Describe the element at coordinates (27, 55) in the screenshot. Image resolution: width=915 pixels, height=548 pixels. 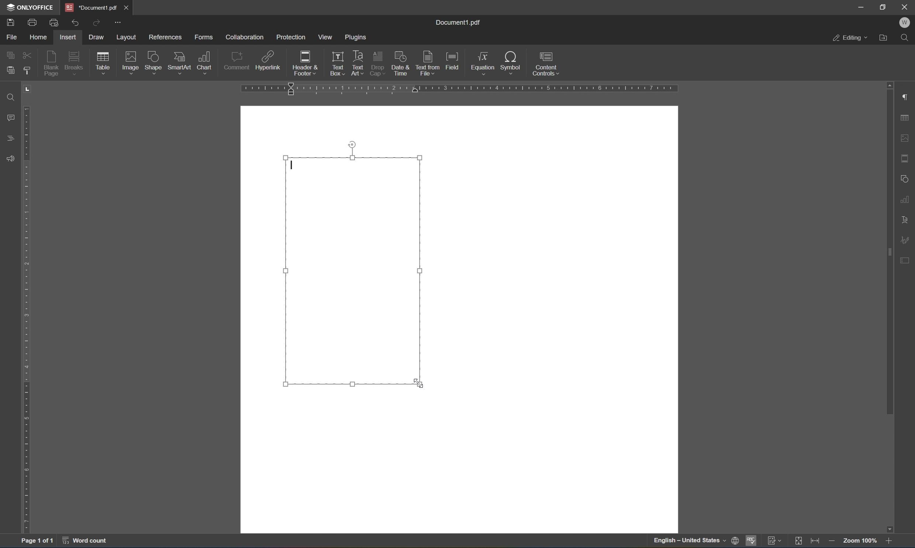
I see `cut` at that location.